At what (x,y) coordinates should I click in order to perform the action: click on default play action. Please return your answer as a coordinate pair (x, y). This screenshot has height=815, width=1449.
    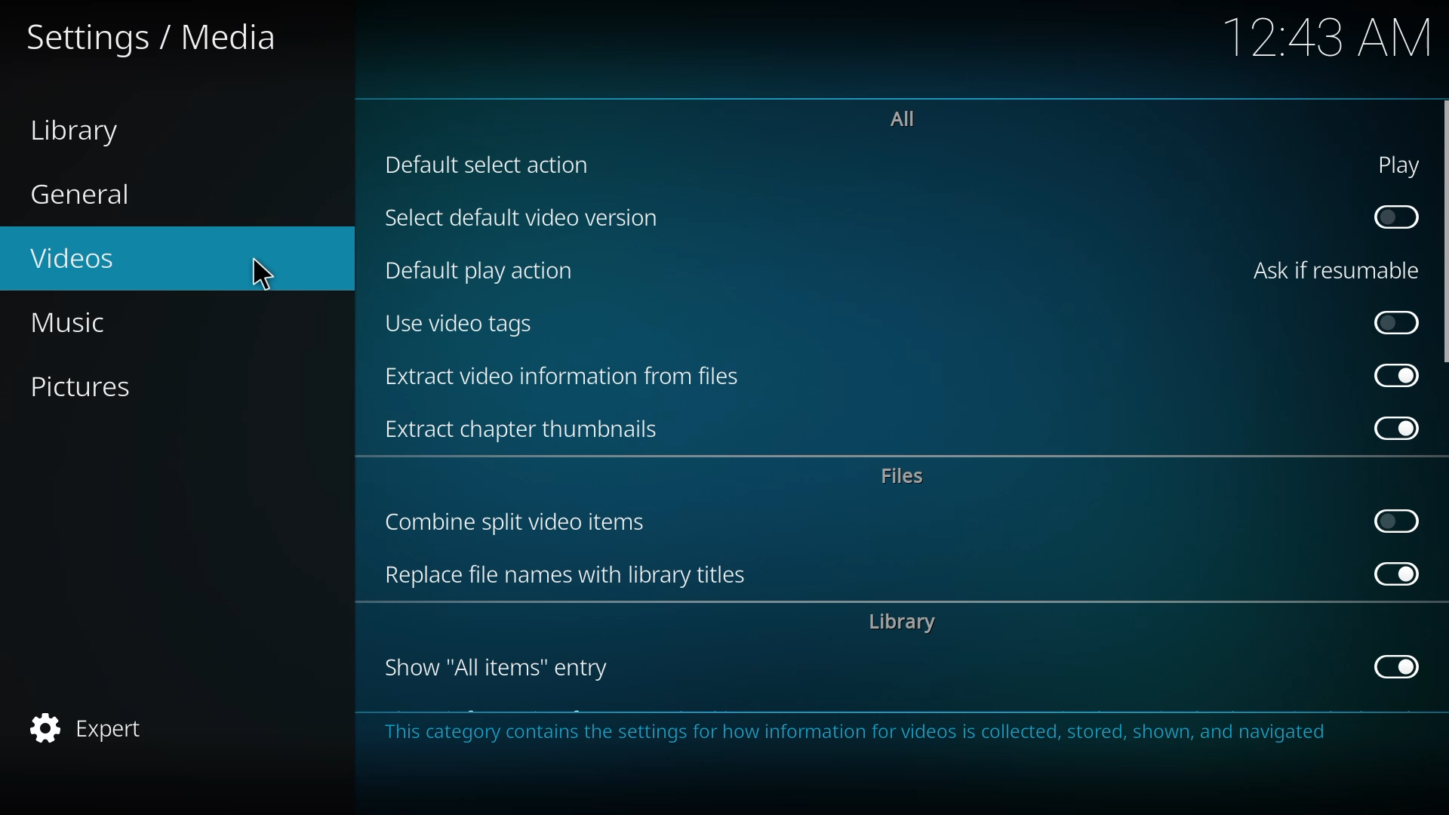
    Looking at the image, I should click on (485, 269).